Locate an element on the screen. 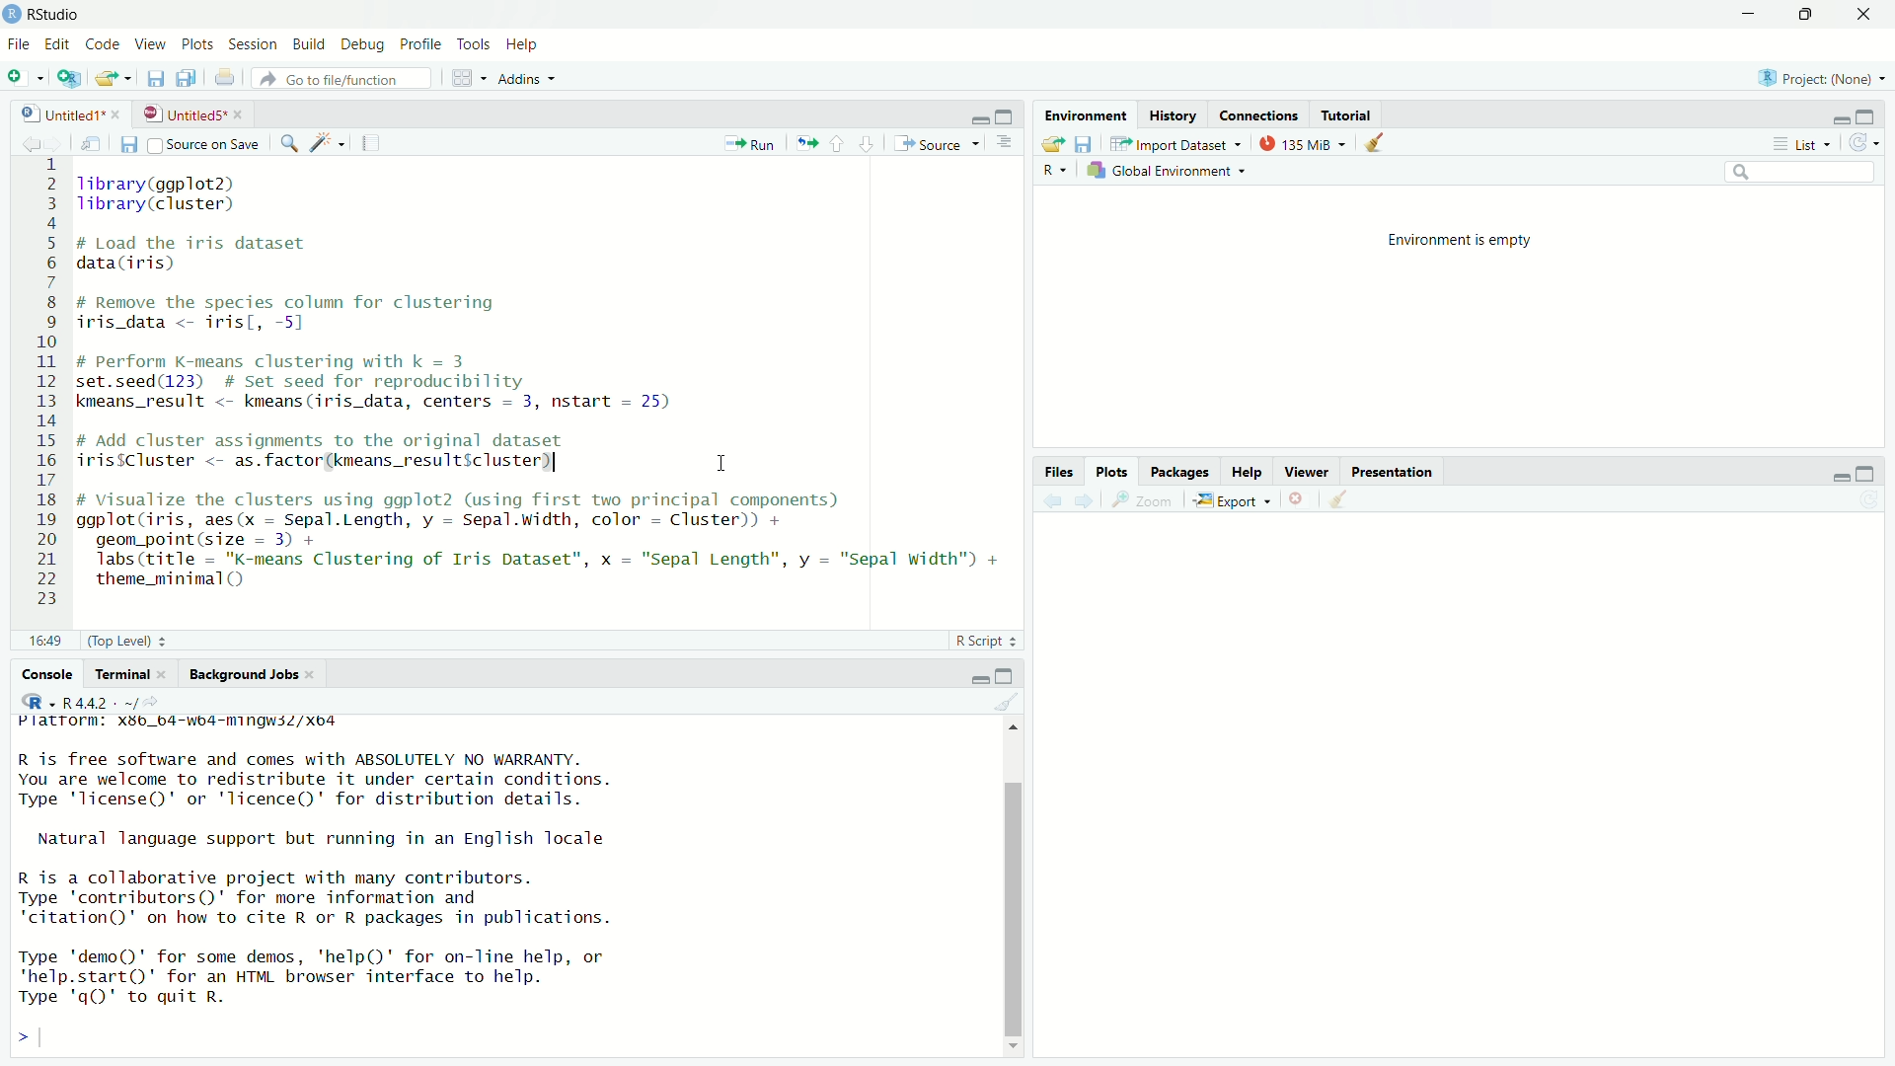 The width and height of the screenshot is (1895, 1066). background jobs is located at coordinates (245, 674).